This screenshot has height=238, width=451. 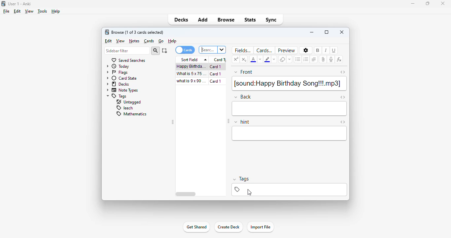 I want to click on subscript, so click(x=244, y=59).